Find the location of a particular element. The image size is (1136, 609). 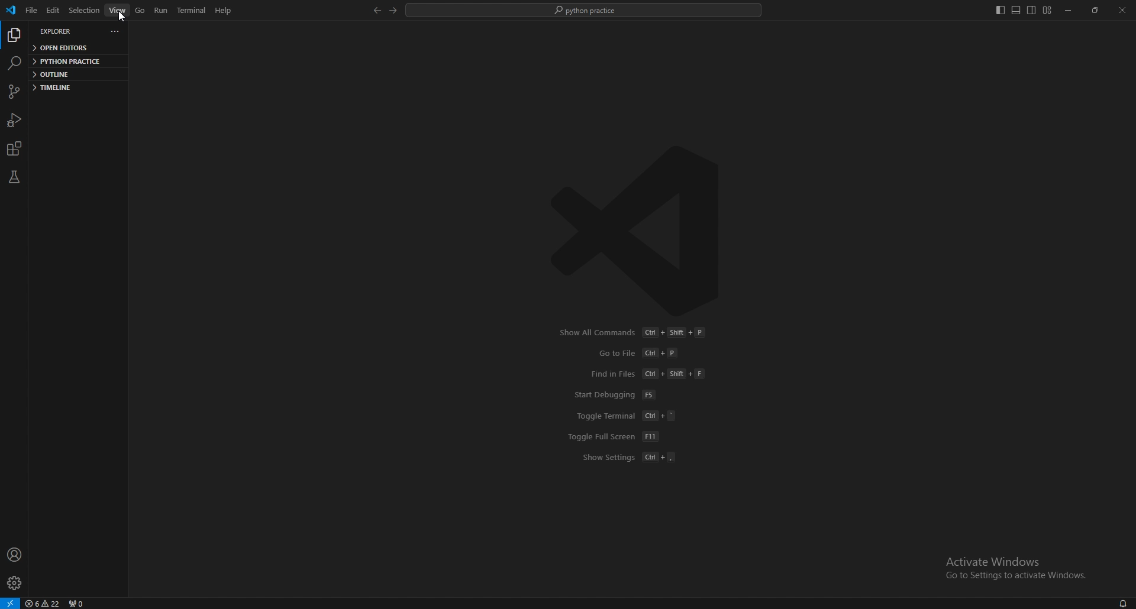

toggle primary side bar is located at coordinates (999, 10).